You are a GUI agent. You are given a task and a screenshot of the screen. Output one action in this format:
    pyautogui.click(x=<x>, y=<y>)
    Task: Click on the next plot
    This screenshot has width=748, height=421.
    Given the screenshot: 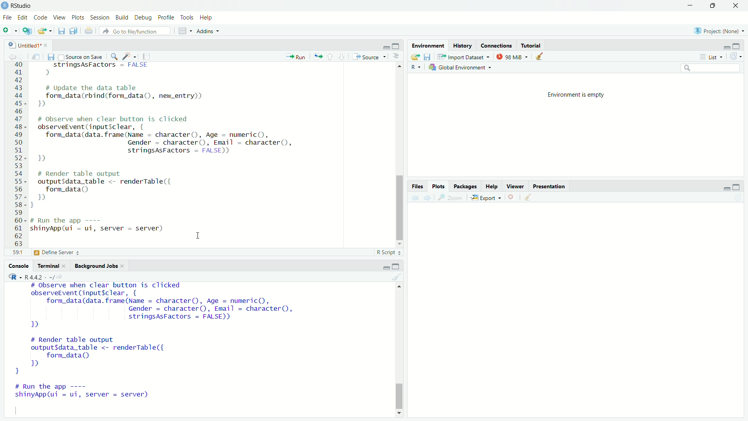 What is the action you would take?
    pyautogui.click(x=428, y=198)
    